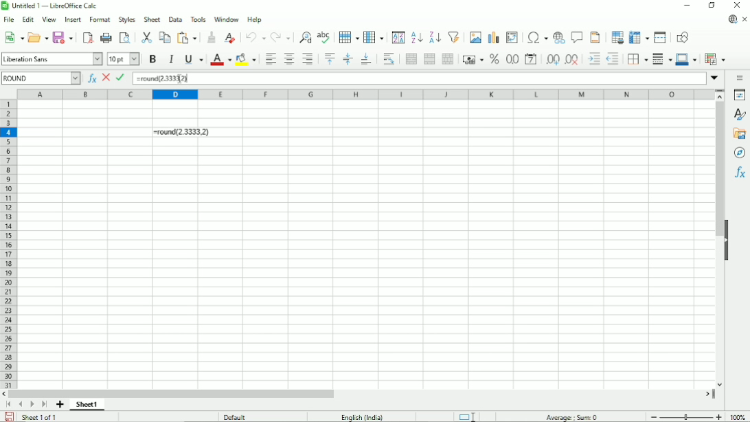 The width and height of the screenshot is (750, 422). I want to click on Sort descending, so click(435, 37).